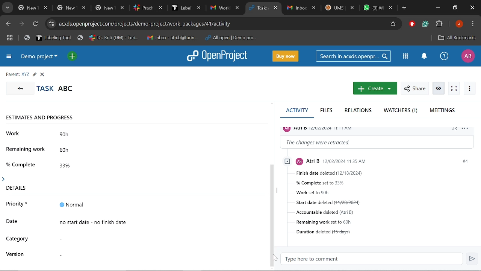 Image resolution: width=481 pixels, height=271 pixels. I want to click on Help, so click(443, 56).